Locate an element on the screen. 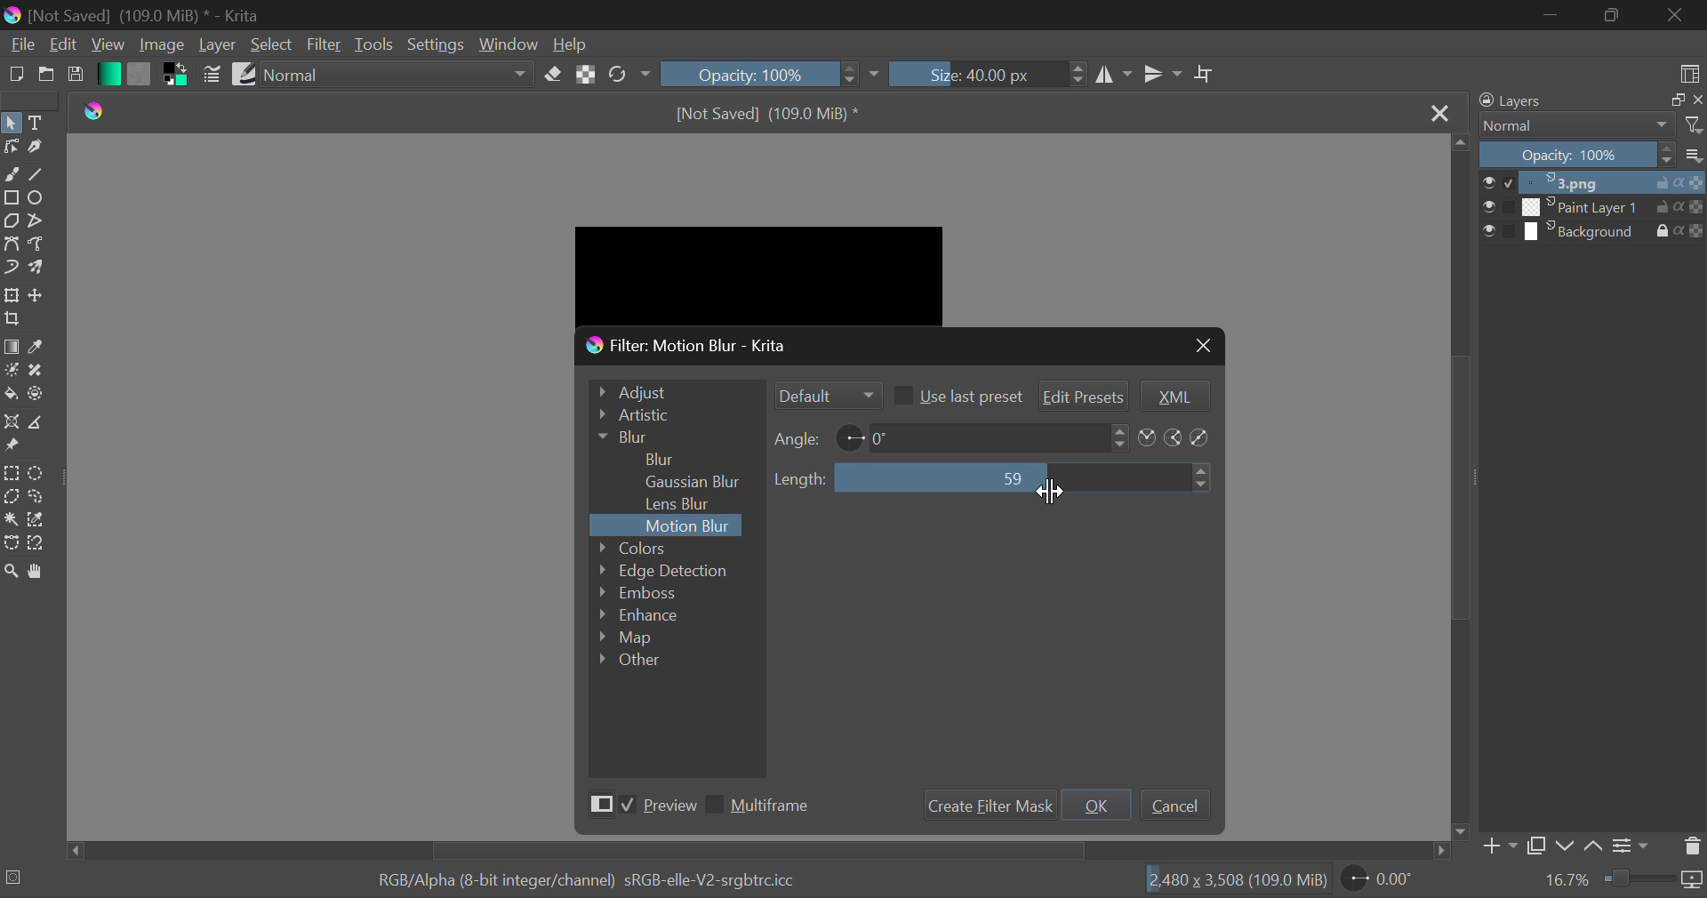 The image size is (1707, 898). Other is located at coordinates (631, 659).